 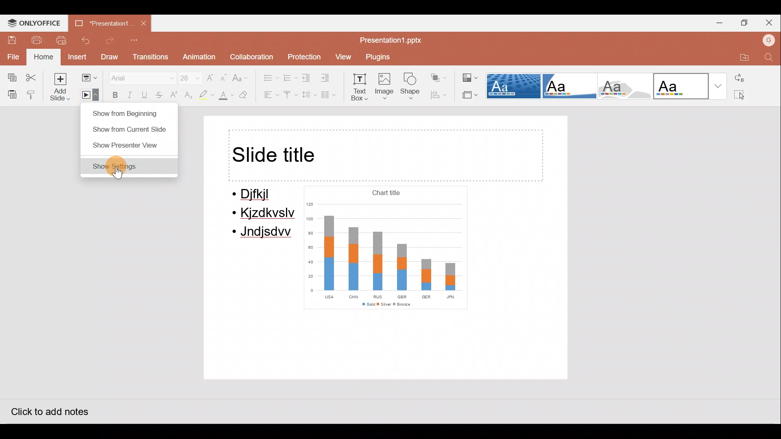 I want to click on Select slide size, so click(x=469, y=96).